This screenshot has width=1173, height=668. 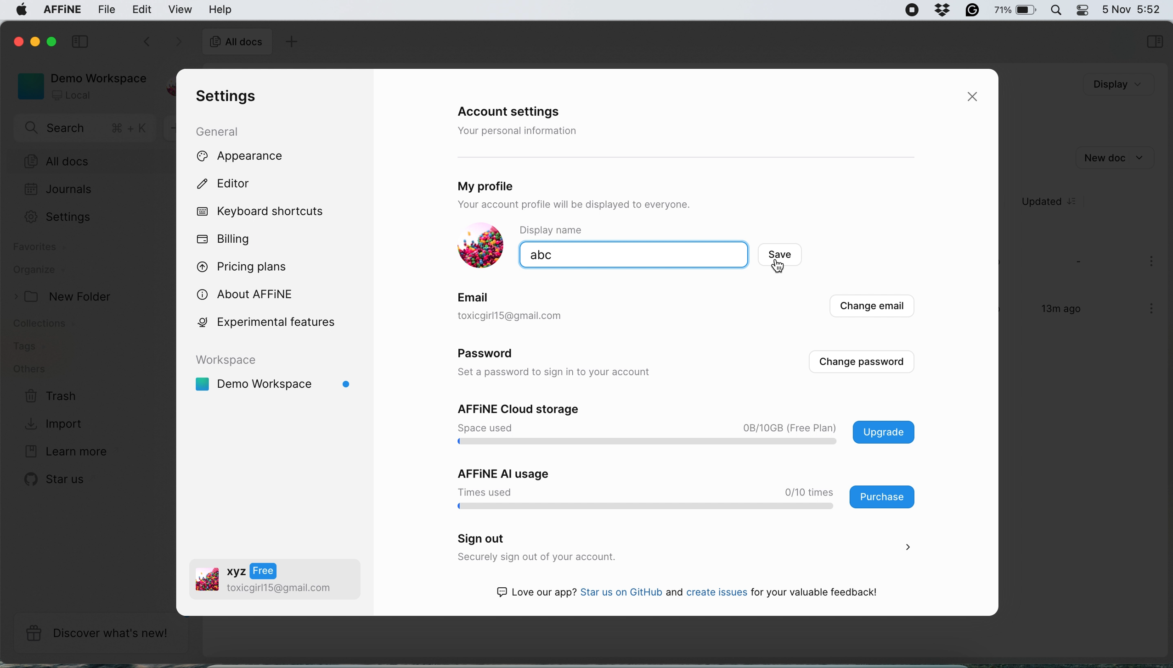 What do you see at coordinates (696, 594) in the screenshot?
I see `Love our app? Star us on GitHub and create issues for your valuable feedback!` at bounding box center [696, 594].